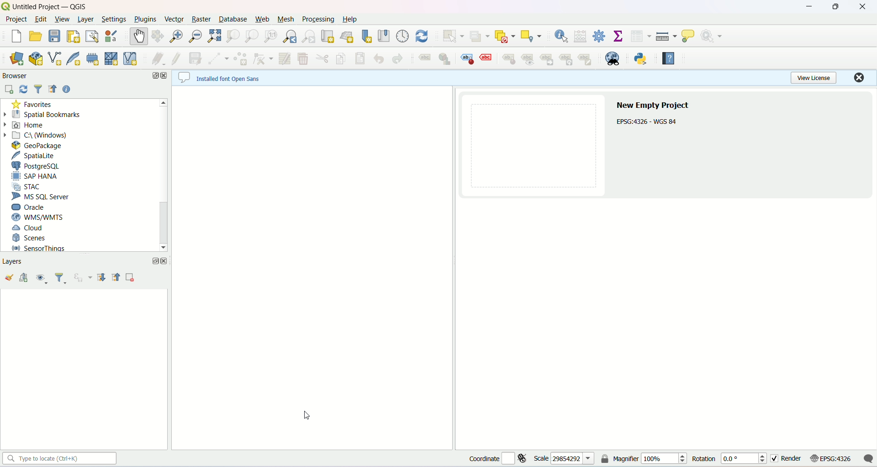  What do you see at coordinates (60, 279) in the screenshot?
I see `filter legends` at bounding box center [60, 279].